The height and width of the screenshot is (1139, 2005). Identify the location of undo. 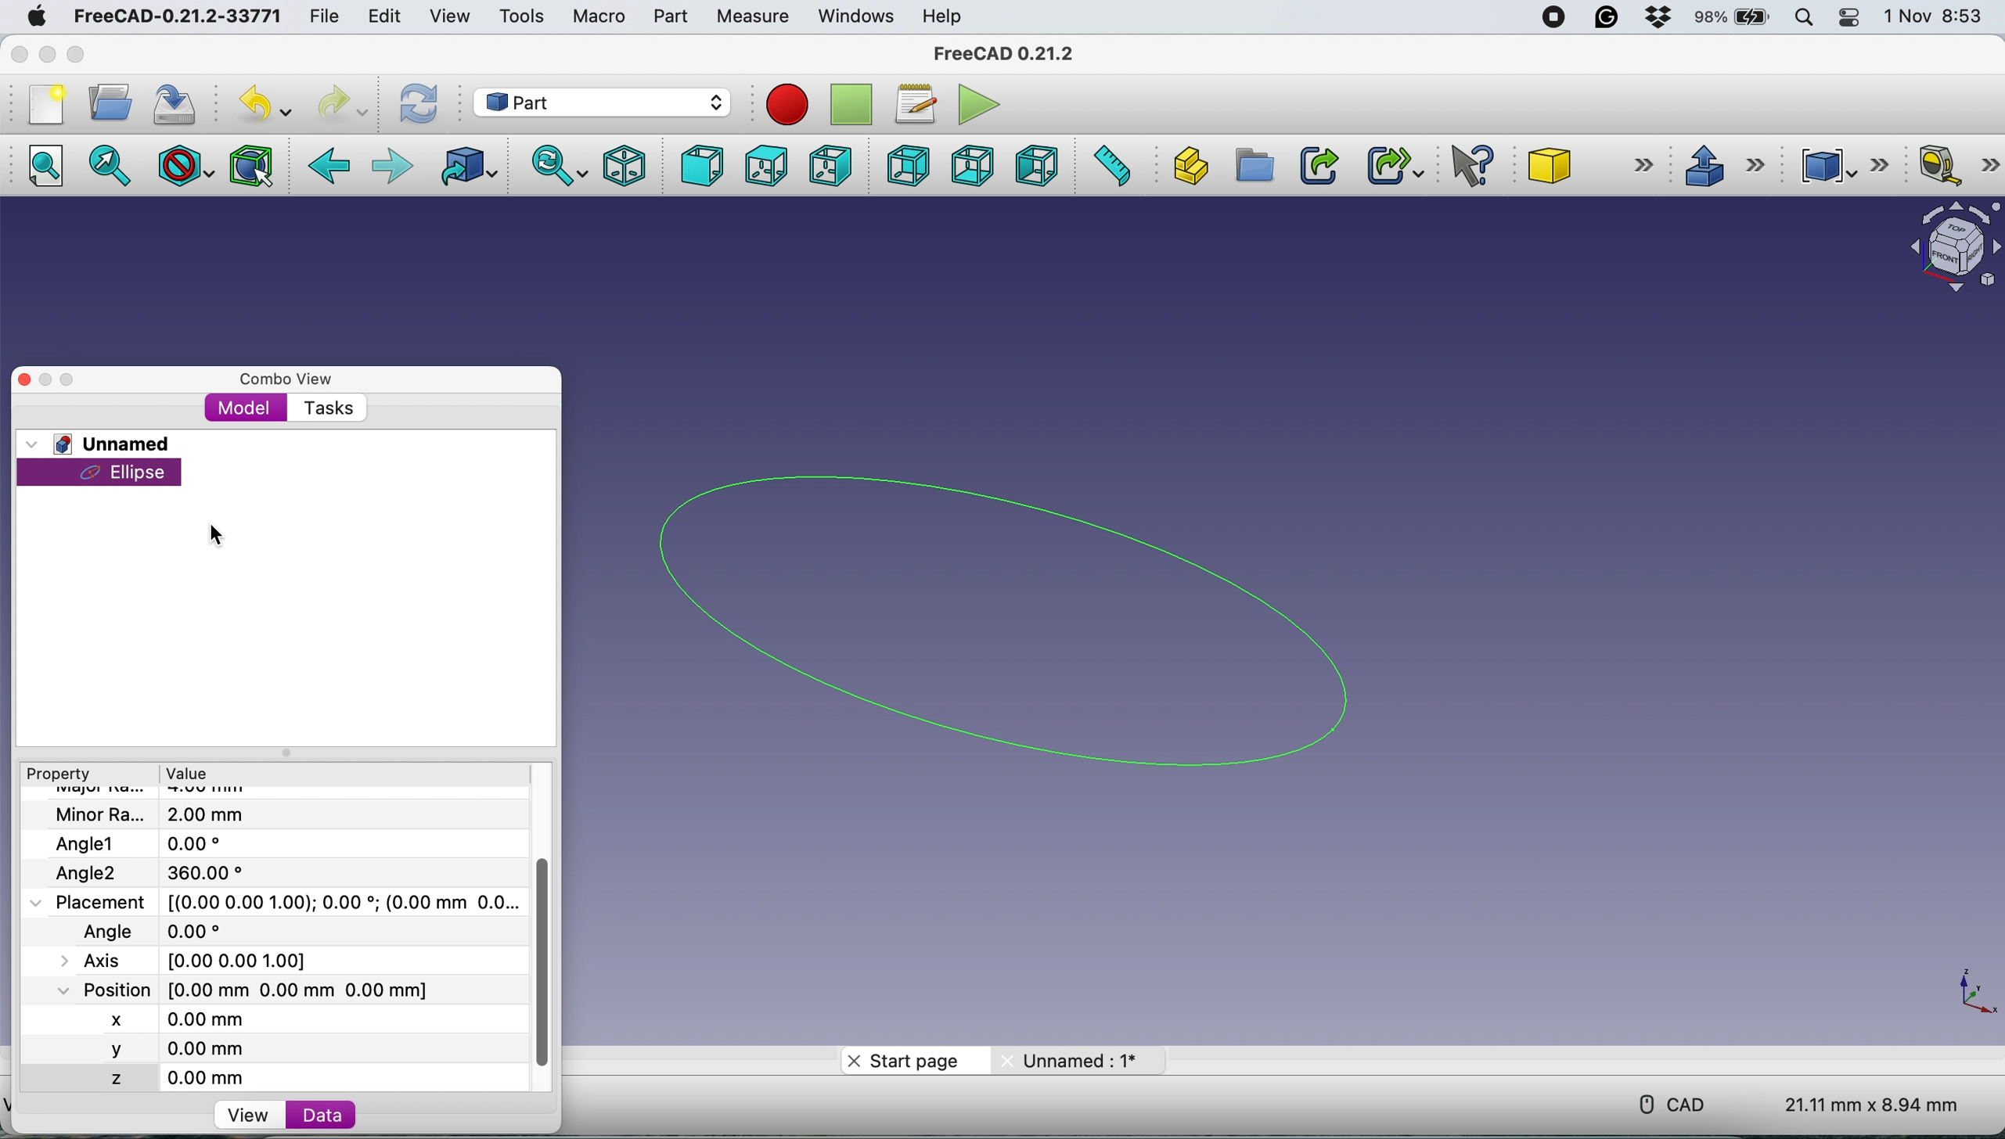
(264, 101).